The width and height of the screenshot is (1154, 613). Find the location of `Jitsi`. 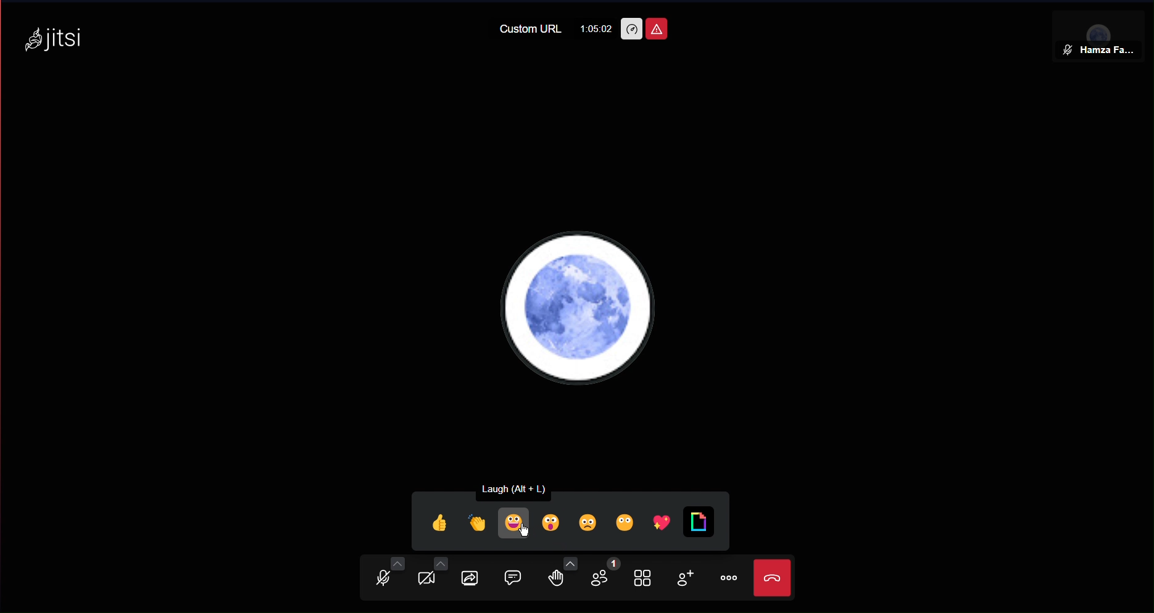

Jitsi is located at coordinates (58, 36).